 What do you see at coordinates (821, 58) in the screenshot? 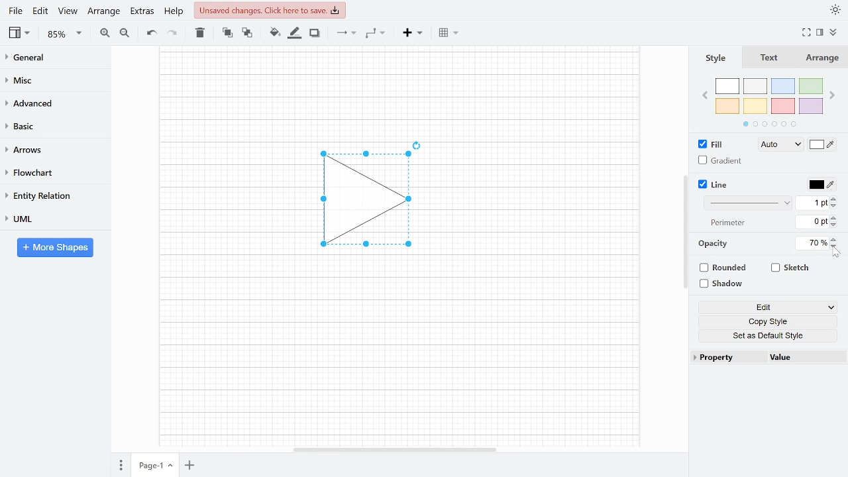
I see `Arrange` at bounding box center [821, 58].